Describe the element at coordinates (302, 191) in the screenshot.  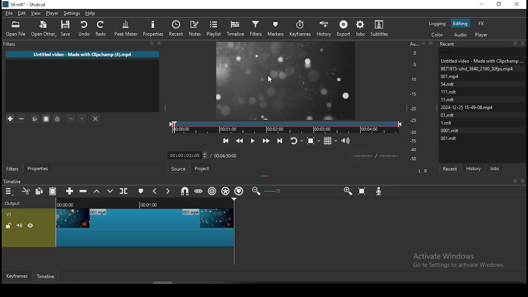
I see `zoom in or zoom out bar` at that location.